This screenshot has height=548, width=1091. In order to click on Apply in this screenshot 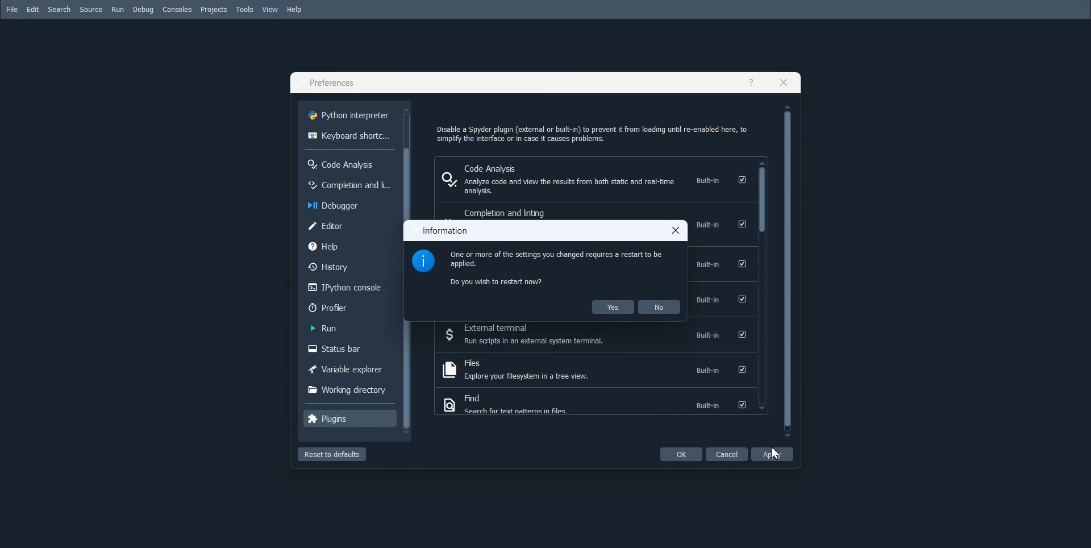, I will do `click(772, 454)`.